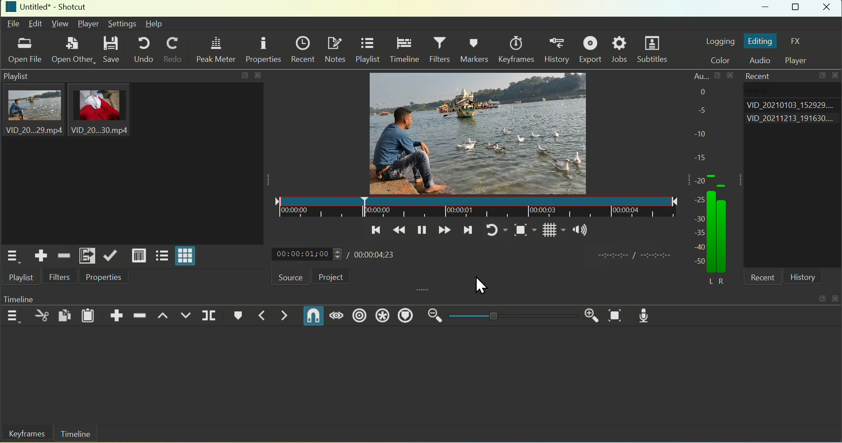  What do you see at coordinates (720, 40) in the screenshot?
I see `Logging` at bounding box center [720, 40].